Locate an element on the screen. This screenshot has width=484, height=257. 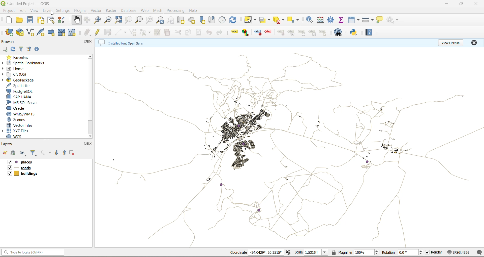
vertex tools is located at coordinates (146, 32).